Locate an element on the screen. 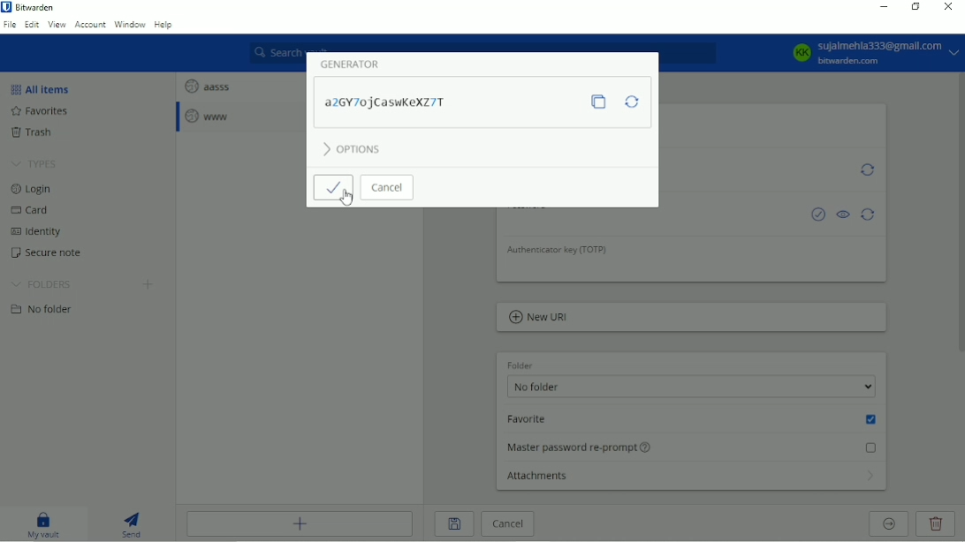 The width and height of the screenshot is (965, 542). Attachments is located at coordinates (693, 479).